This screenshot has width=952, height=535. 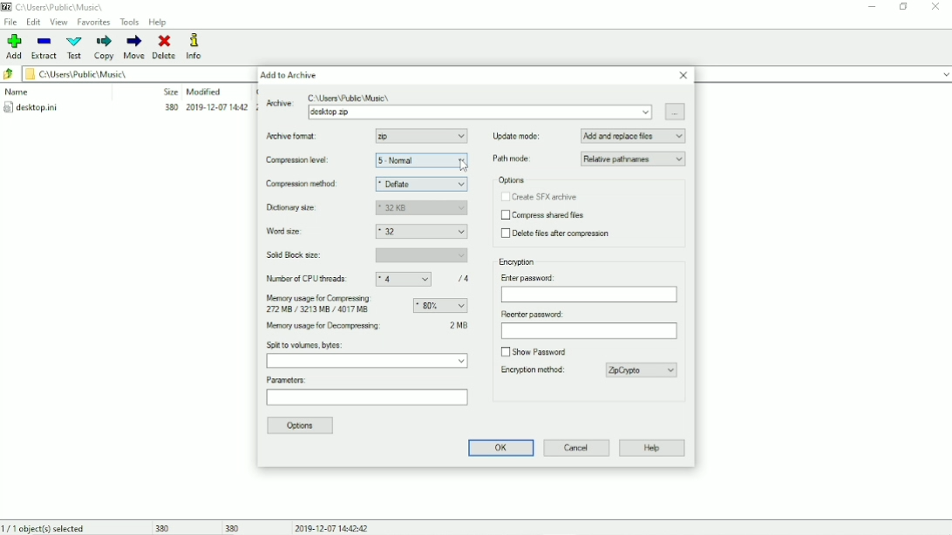 What do you see at coordinates (588, 159) in the screenshot?
I see `Path mode` at bounding box center [588, 159].